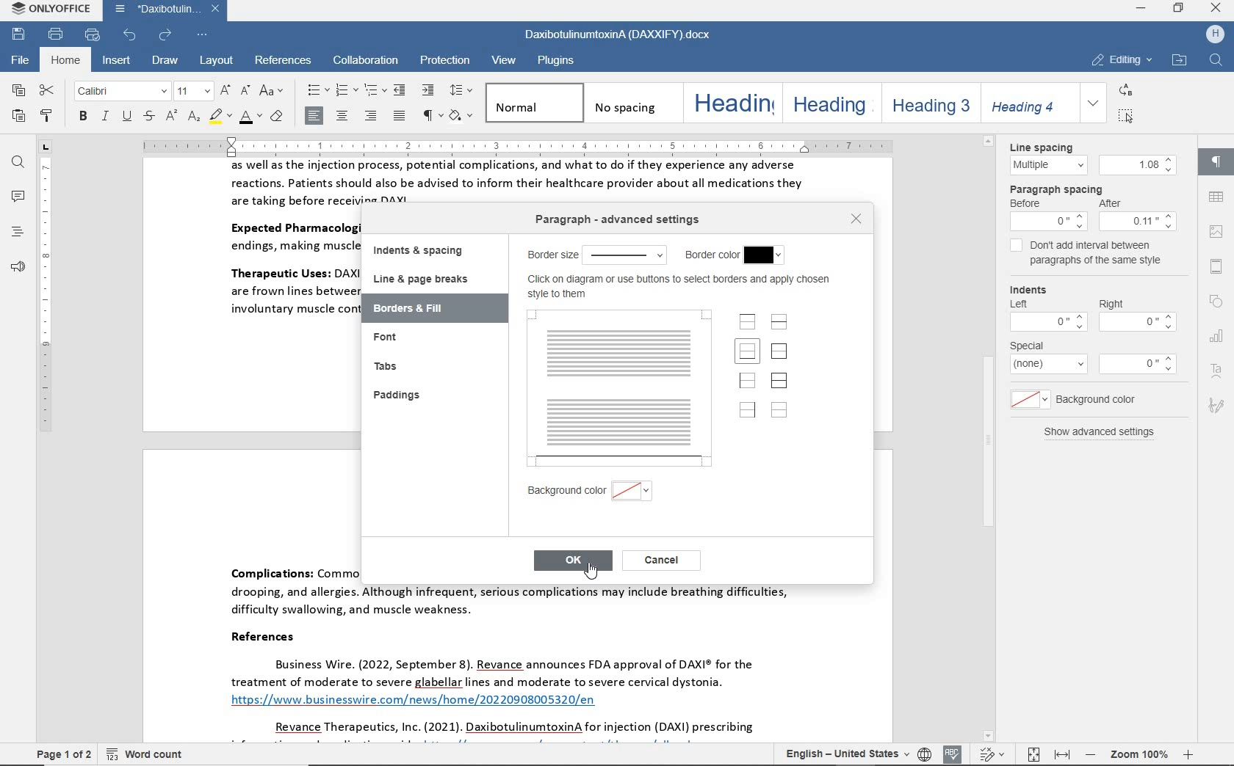 This screenshot has width=1234, height=766. What do you see at coordinates (505, 62) in the screenshot?
I see `view` at bounding box center [505, 62].